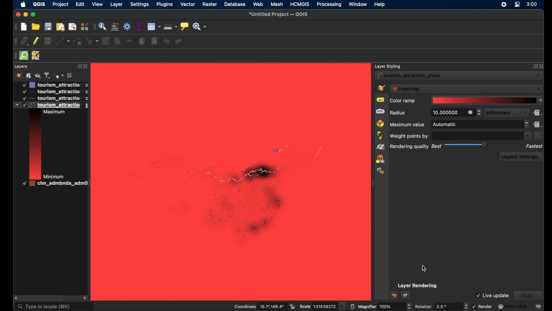 Image resolution: width=552 pixels, height=311 pixels. I want to click on messages, so click(539, 307).